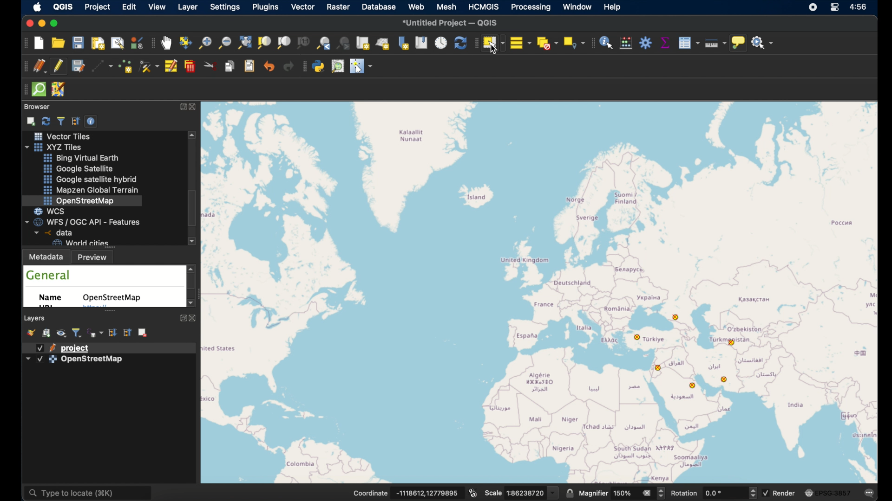 The height and width of the screenshot is (501, 892). What do you see at coordinates (152, 44) in the screenshot?
I see `map navigation toolbar` at bounding box center [152, 44].